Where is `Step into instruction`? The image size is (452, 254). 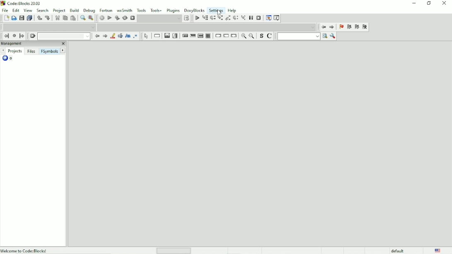
Step into instruction is located at coordinates (243, 18).